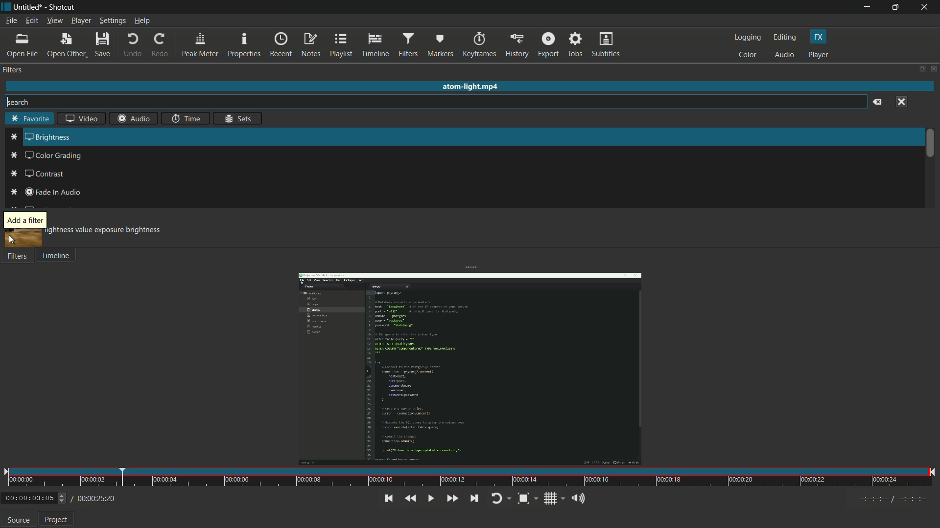 The width and height of the screenshot is (940, 528). I want to click on history, so click(517, 44).